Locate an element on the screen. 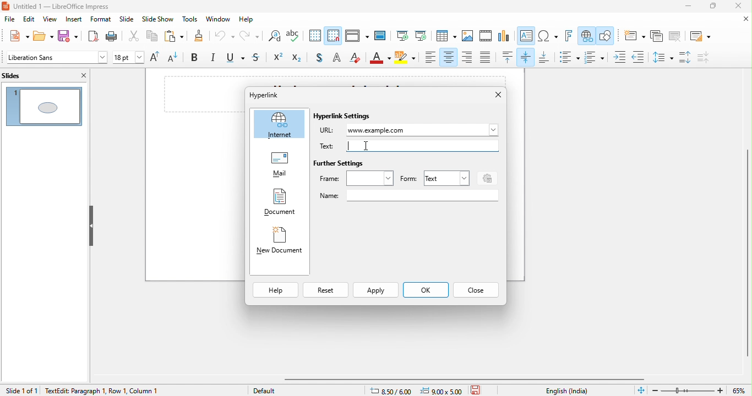  8.50/6.00 is located at coordinates (395, 390).